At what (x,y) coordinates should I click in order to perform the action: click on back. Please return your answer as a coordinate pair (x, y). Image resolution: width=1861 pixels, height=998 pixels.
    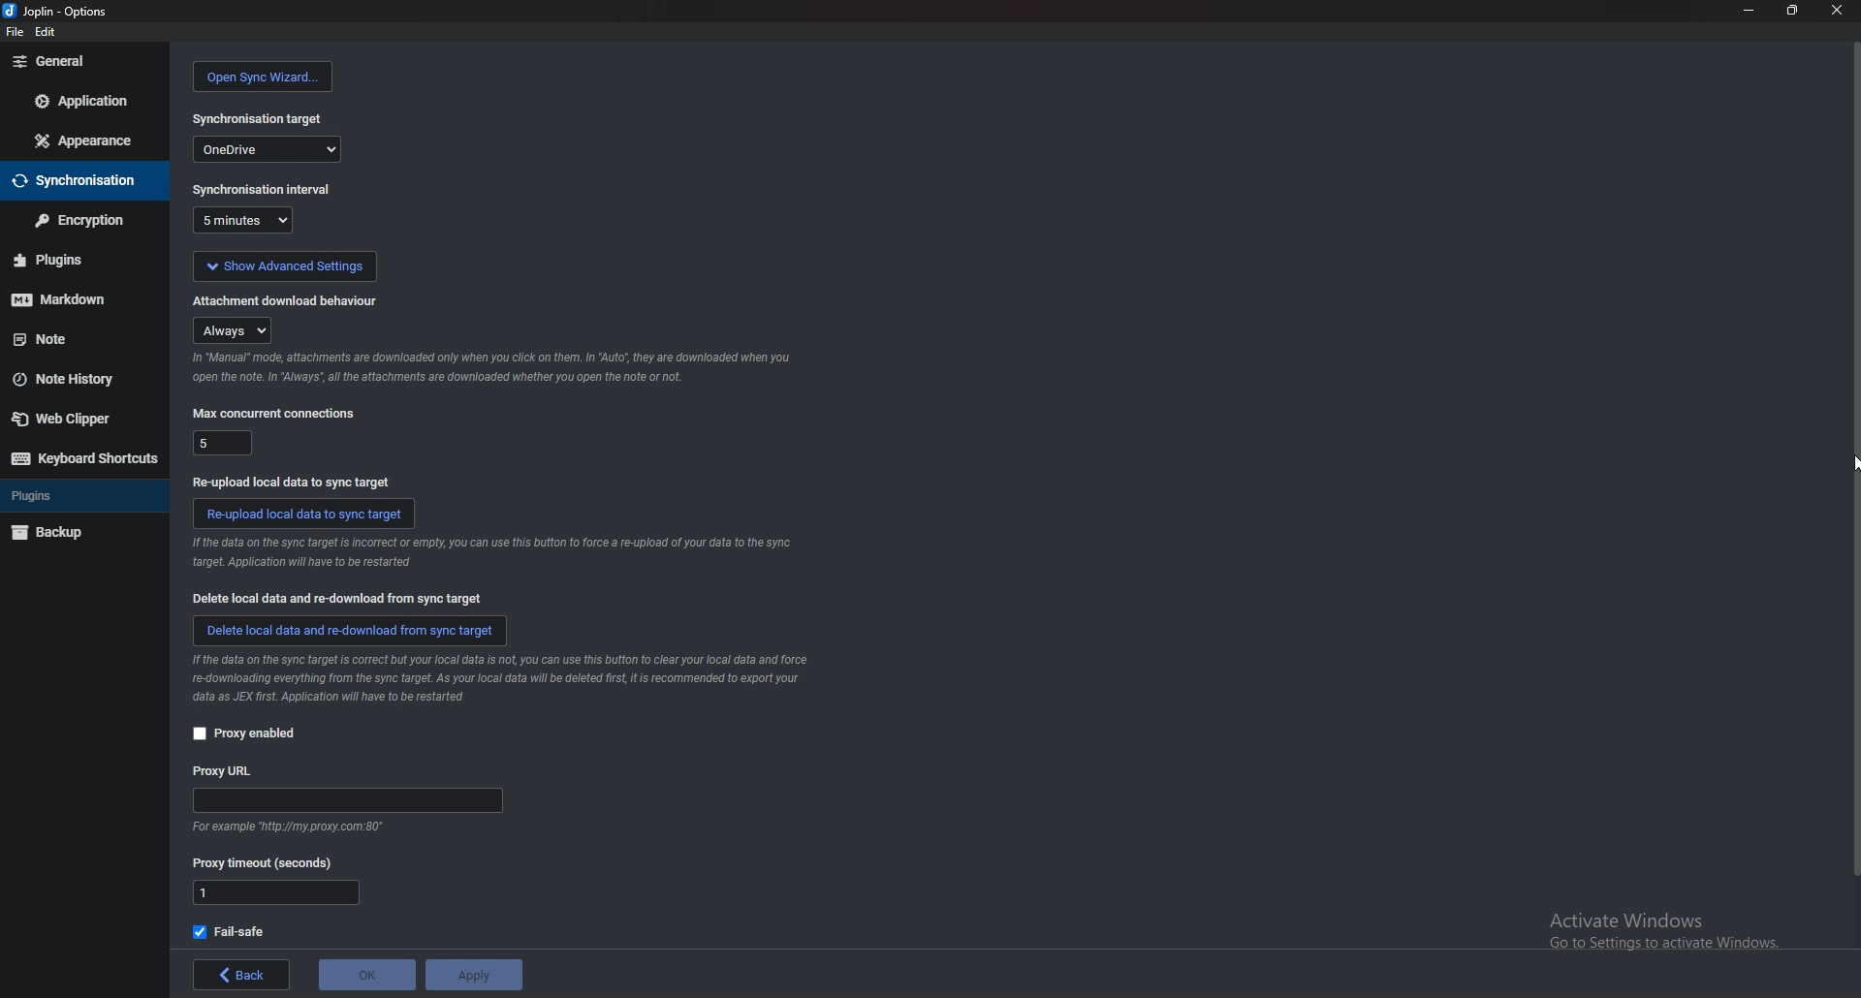
    Looking at the image, I should click on (245, 976).